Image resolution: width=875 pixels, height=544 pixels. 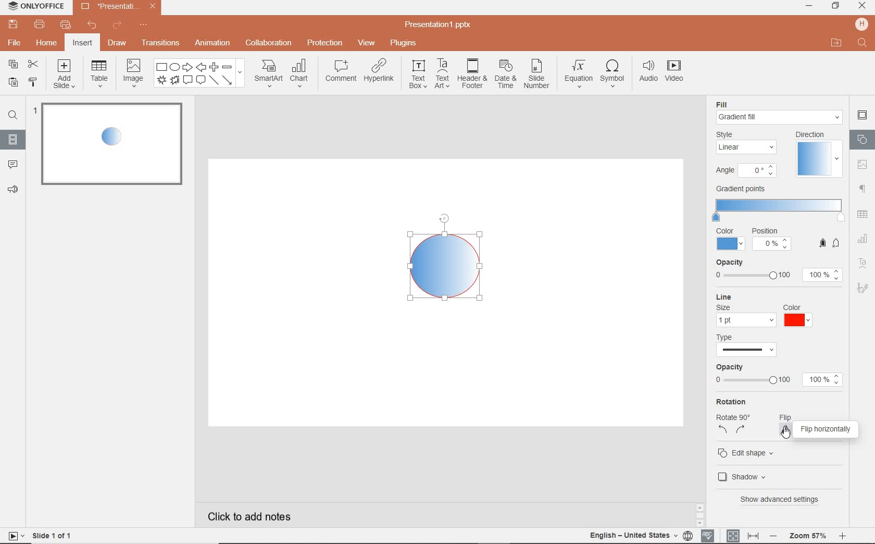 What do you see at coordinates (748, 344) in the screenshot?
I see `LINE TYPE SETTINGS` at bounding box center [748, 344].